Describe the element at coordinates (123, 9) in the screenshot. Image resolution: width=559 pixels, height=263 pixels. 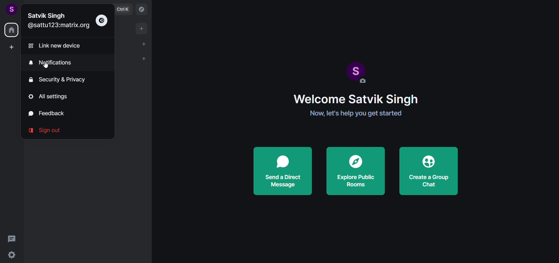
I see `ctrl k` at that location.